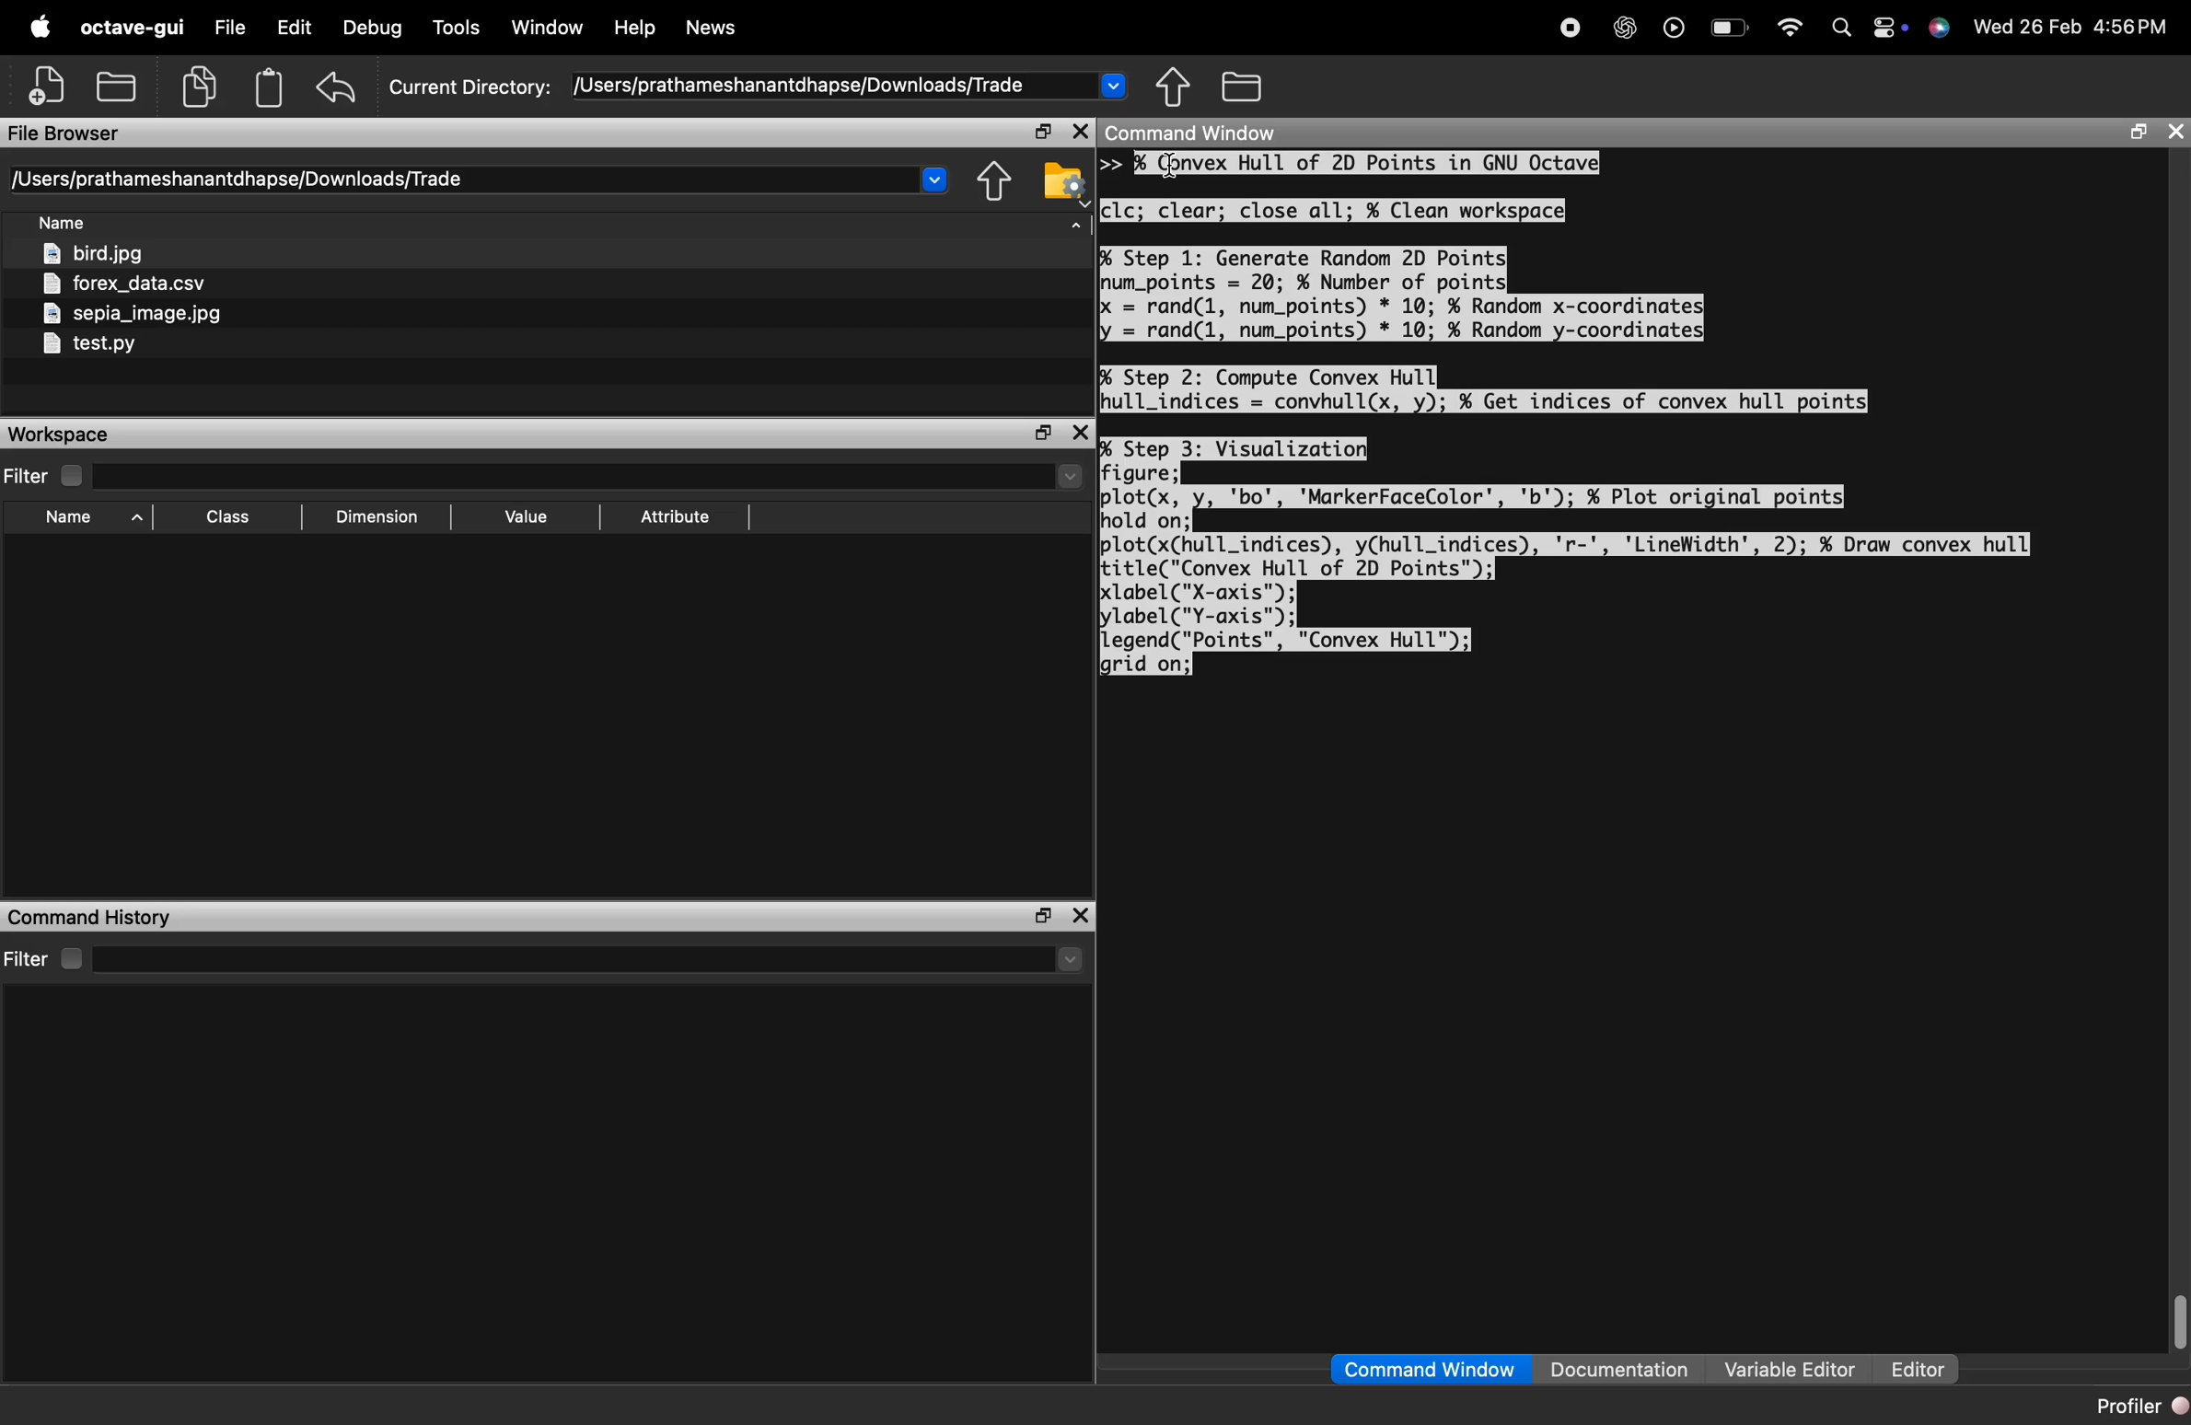  What do you see at coordinates (1675, 29) in the screenshot?
I see `play` at bounding box center [1675, 29].